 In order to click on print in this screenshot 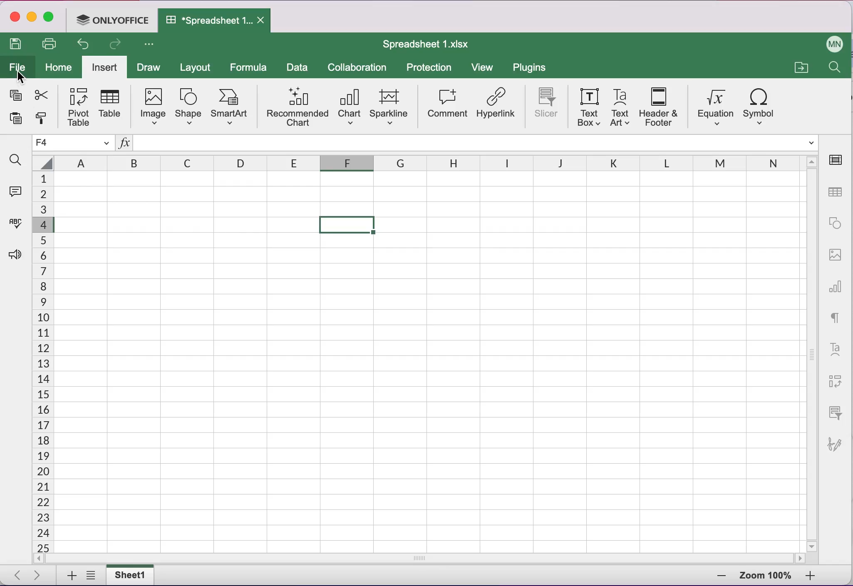, I will do `click(49, 45)`.